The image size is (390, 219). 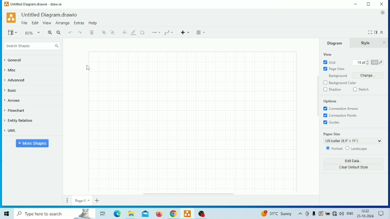 What do you see at coordinates (71, 33) in the screenshot?
I see `Undo` at bounding box center [71, 33].